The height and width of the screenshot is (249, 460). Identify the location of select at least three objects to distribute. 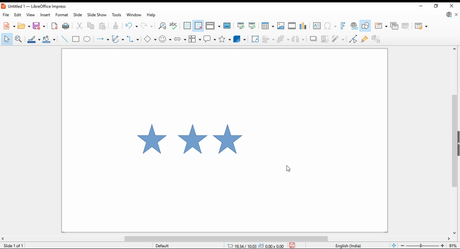
(299, 39).